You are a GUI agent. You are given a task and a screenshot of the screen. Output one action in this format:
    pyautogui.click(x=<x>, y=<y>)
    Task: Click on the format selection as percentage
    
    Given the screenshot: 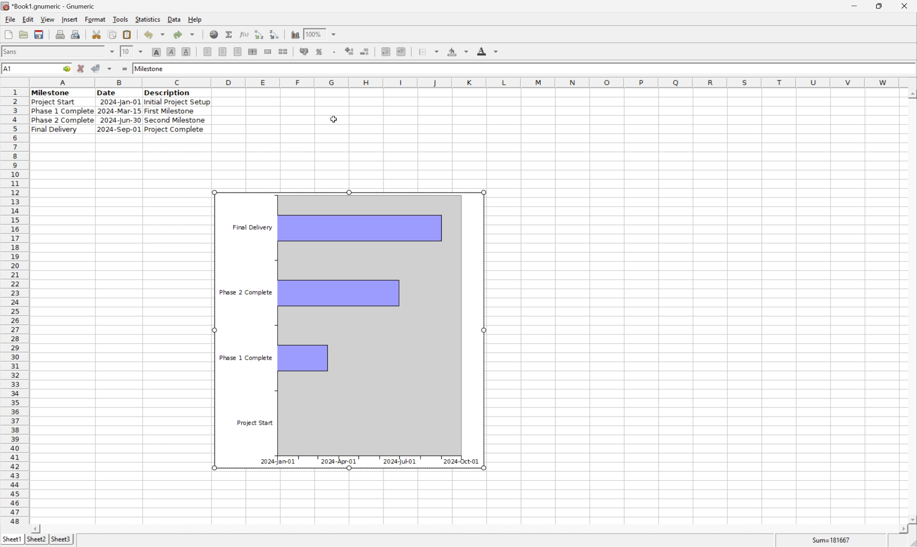 What is the action you would take?
    pyautogui.click(x=320, y=51)
    